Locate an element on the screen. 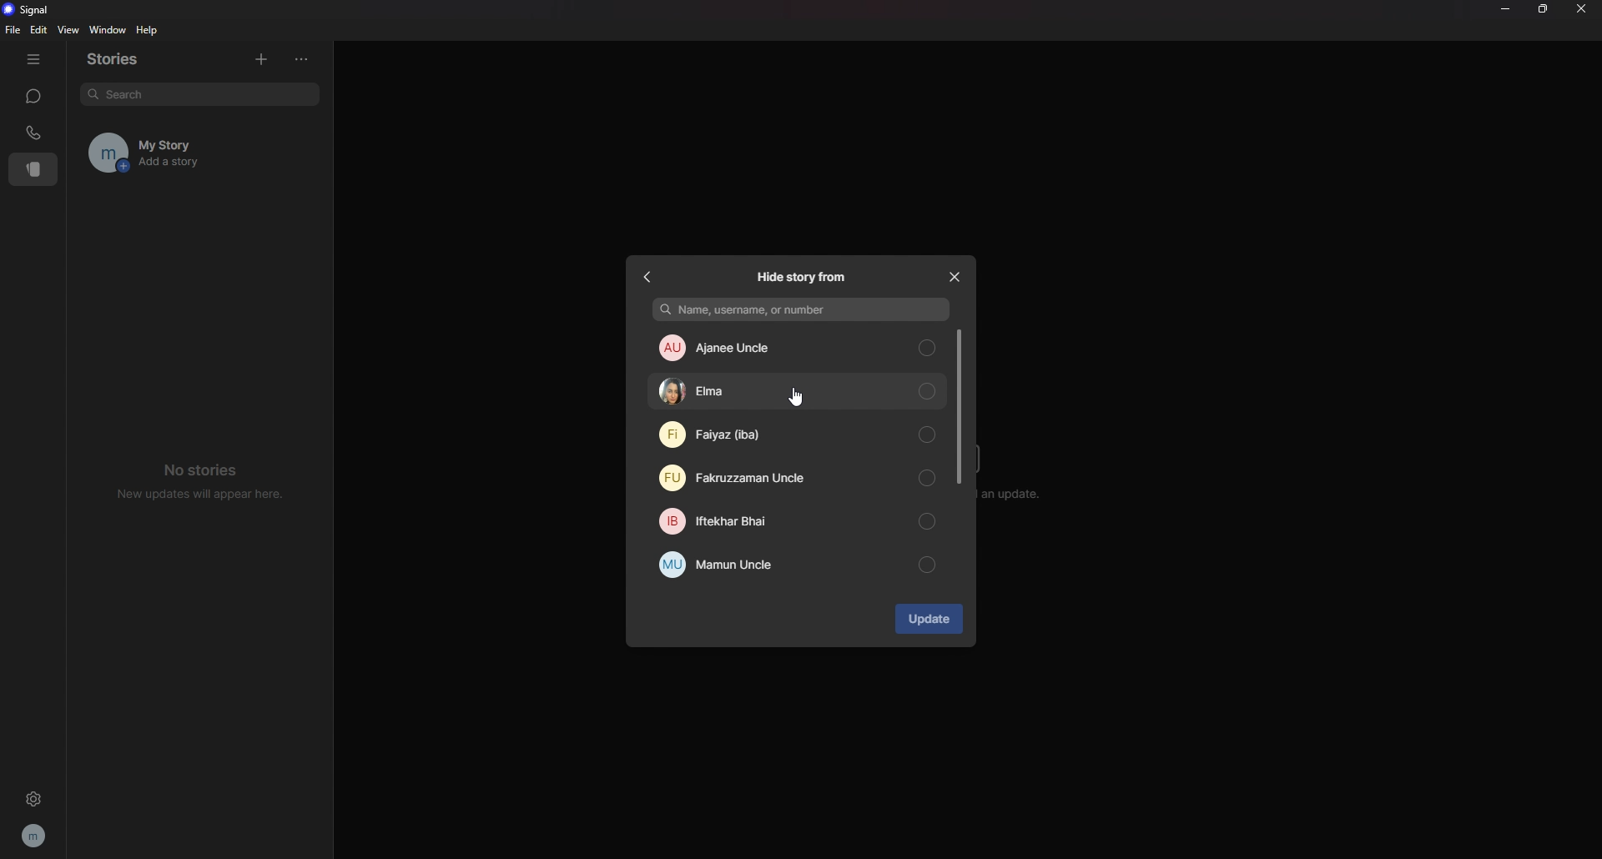  mamun uncle is located at coordinates (797, 566).